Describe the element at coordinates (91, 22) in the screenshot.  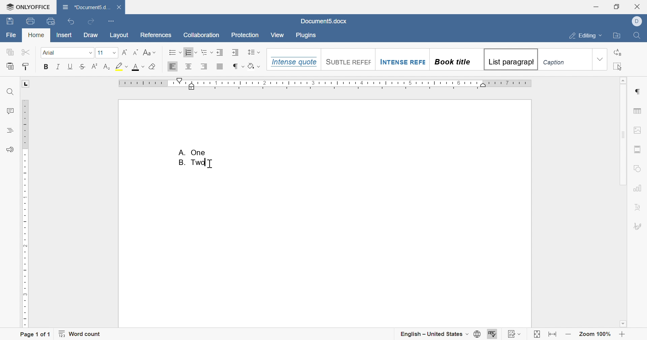
I see `redo` at that location.